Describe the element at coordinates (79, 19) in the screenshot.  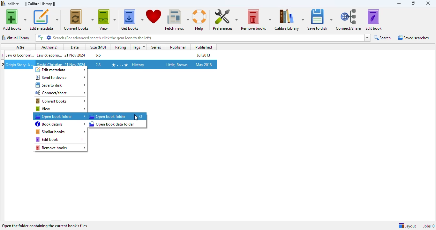
I see `convert books` at that location.